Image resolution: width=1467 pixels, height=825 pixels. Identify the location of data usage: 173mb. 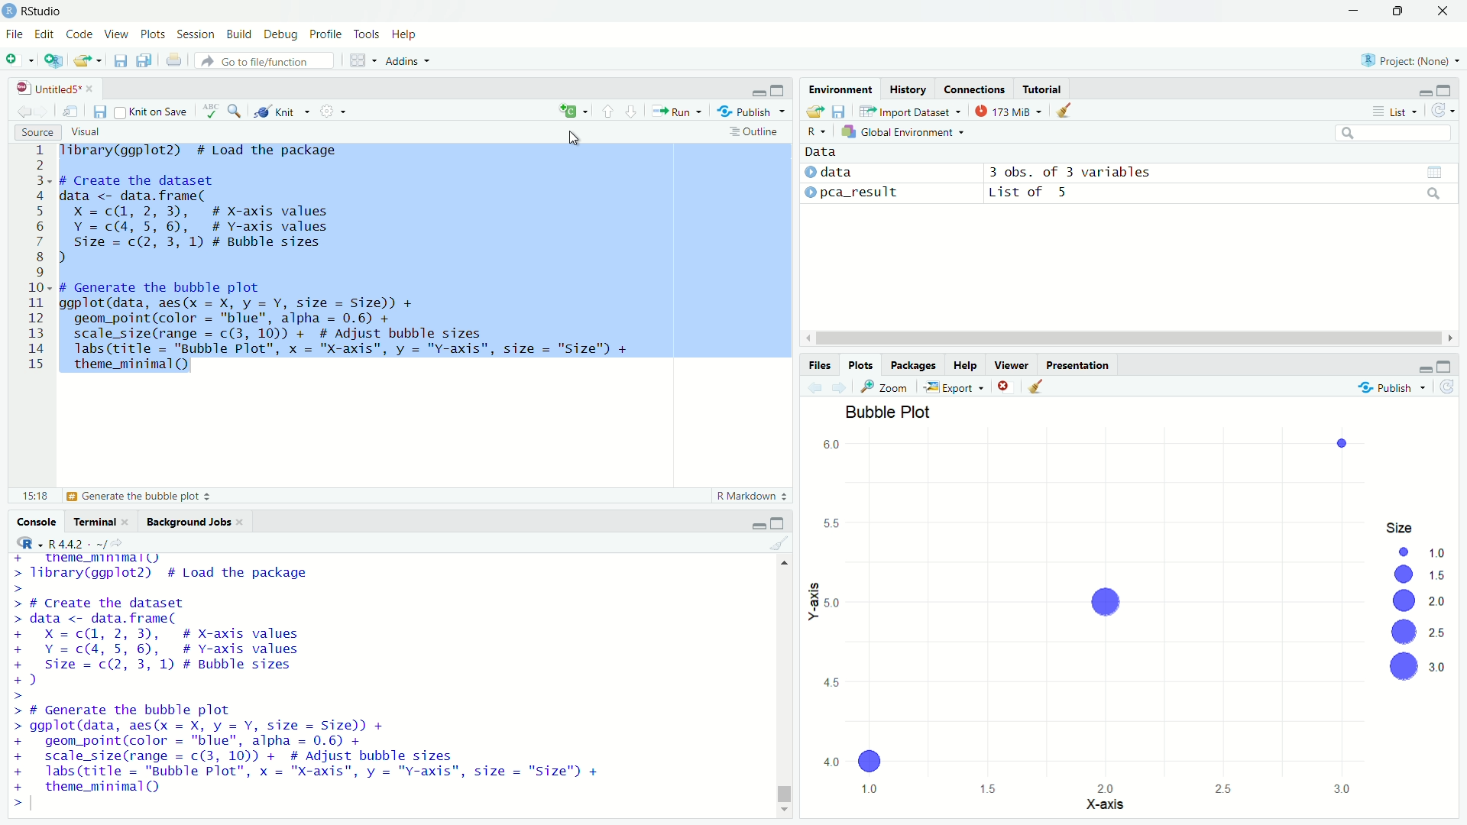
(1007, 110).